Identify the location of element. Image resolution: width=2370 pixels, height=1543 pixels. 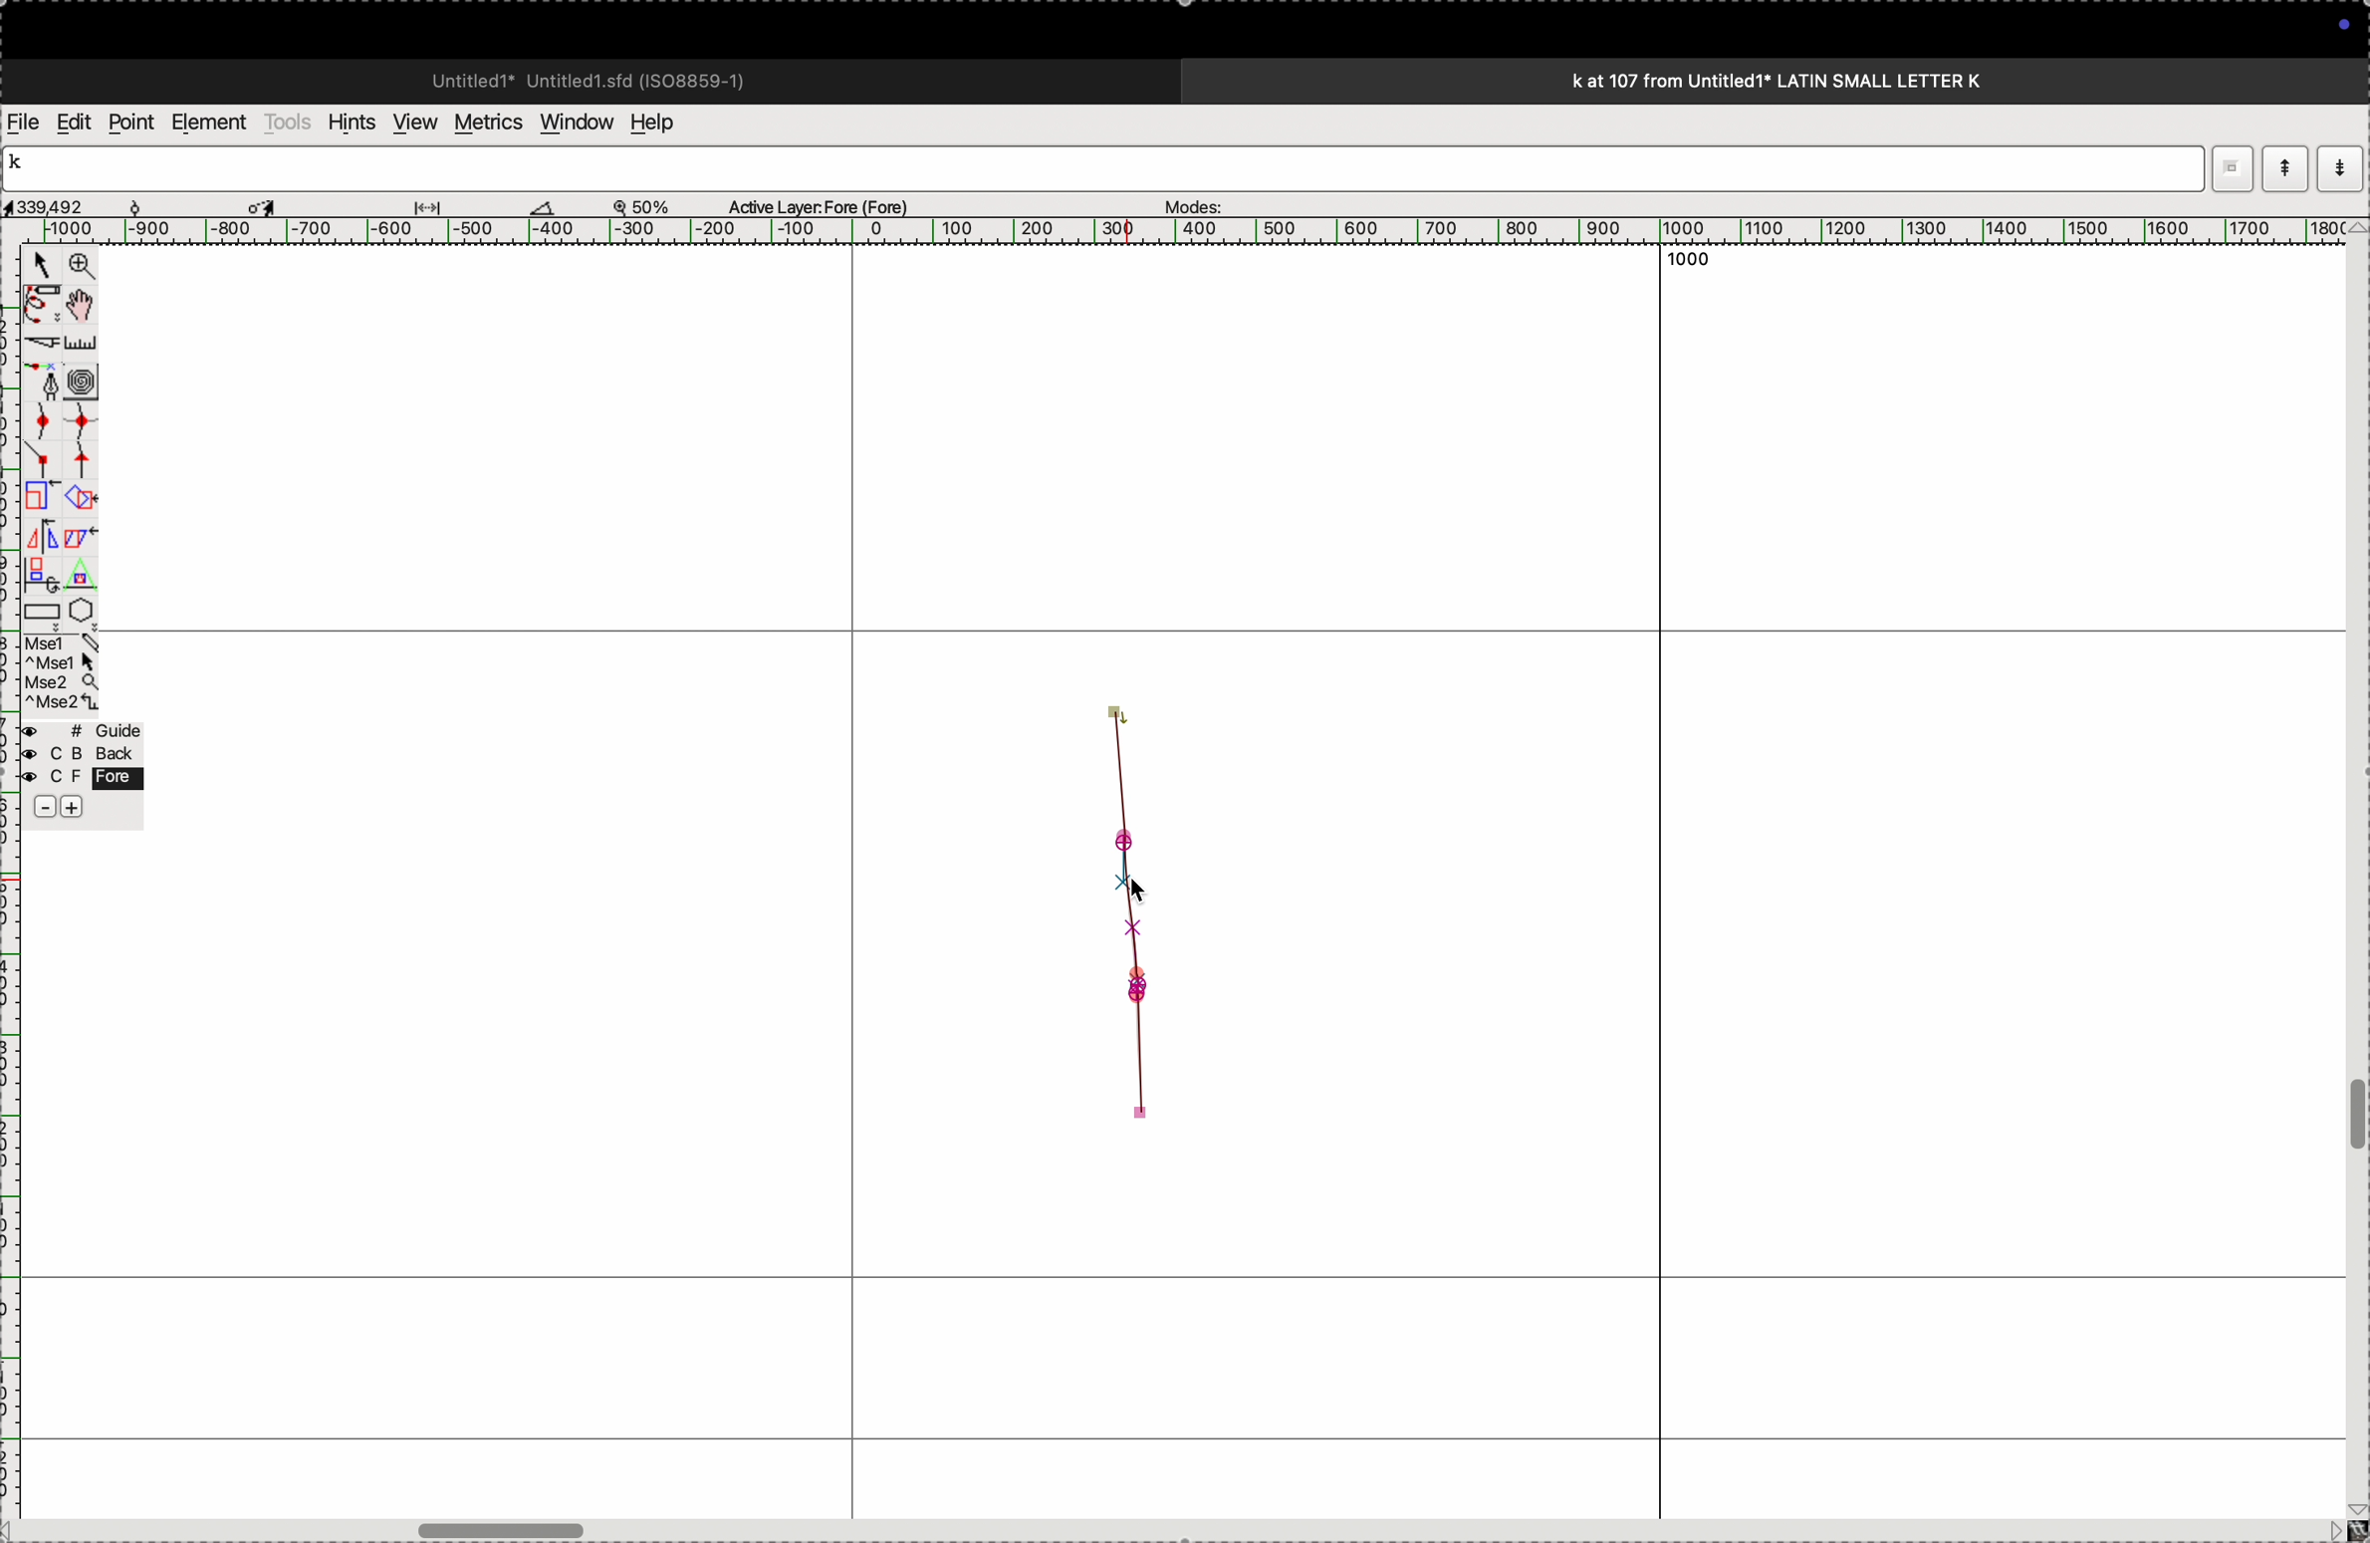
(211, 123).